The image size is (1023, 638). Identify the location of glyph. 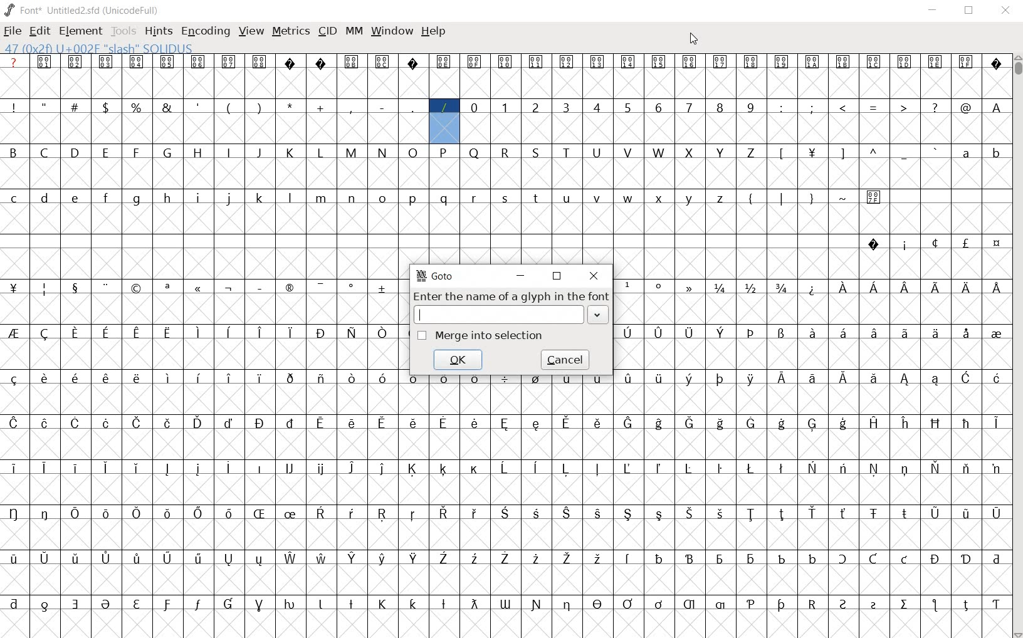
(935, 333).